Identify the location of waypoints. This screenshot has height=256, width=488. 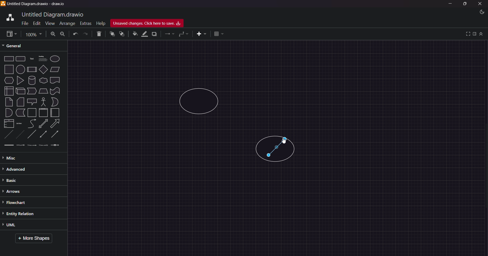
(184, 35).